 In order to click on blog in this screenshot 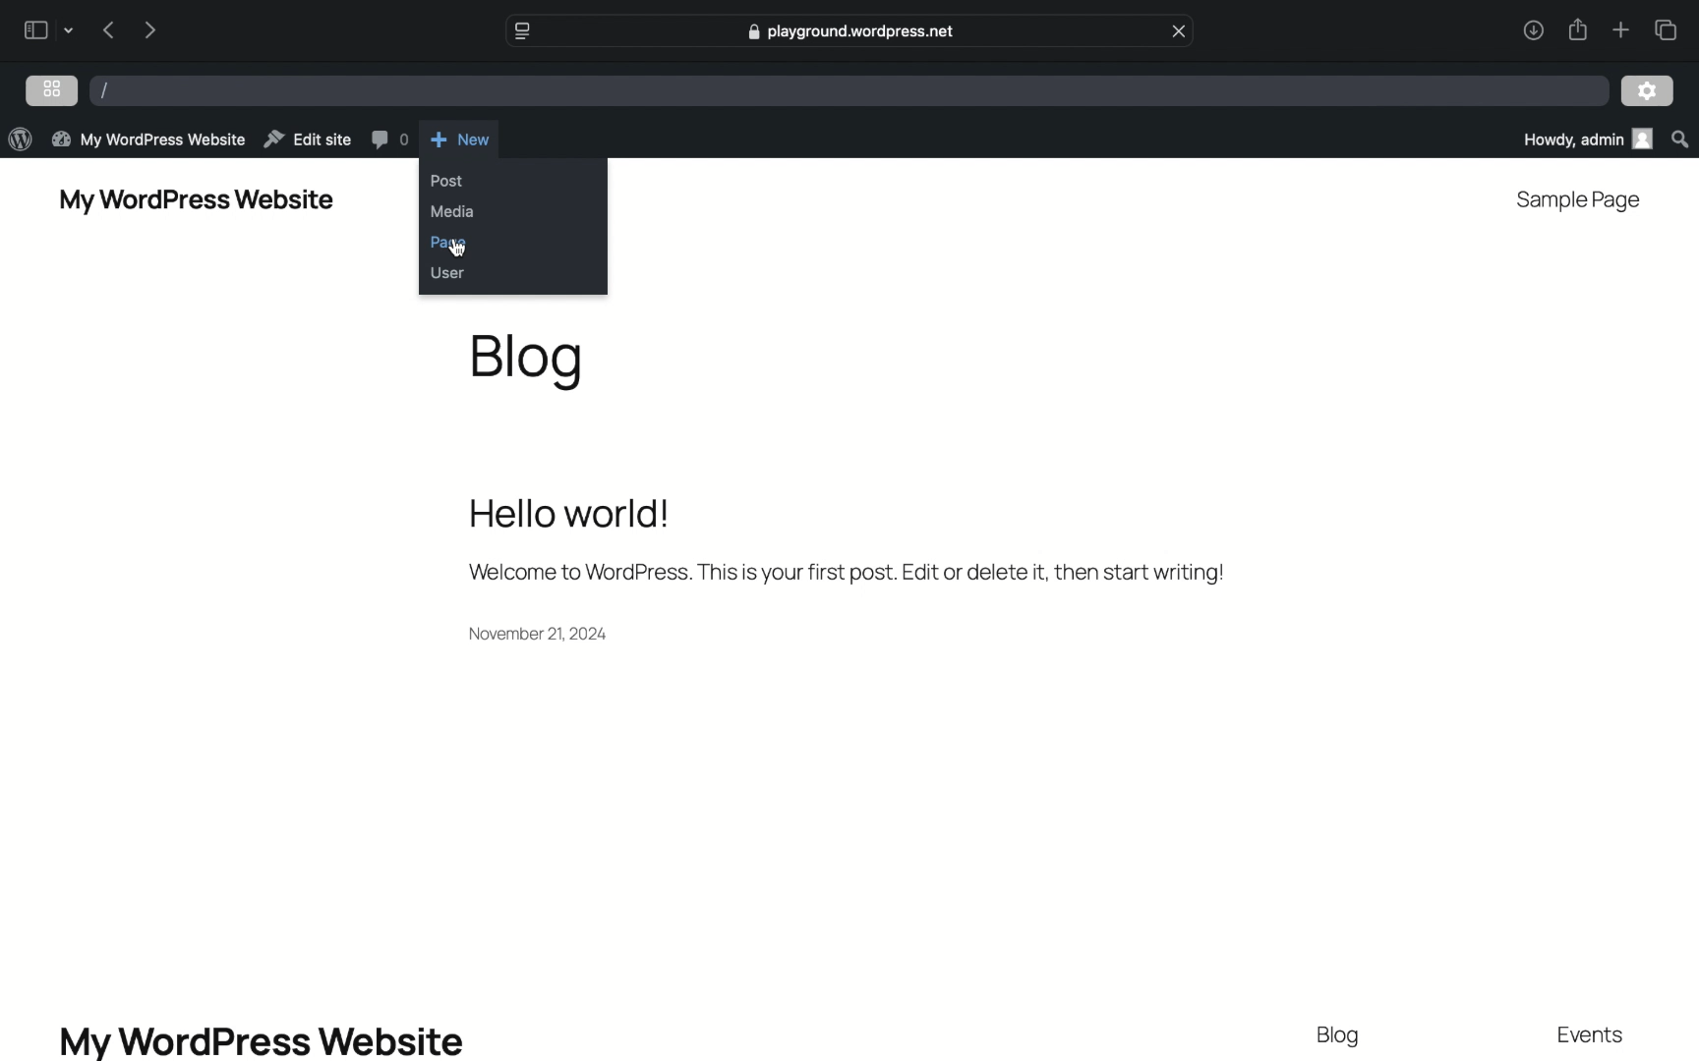, I will do `click(528, 361)`.